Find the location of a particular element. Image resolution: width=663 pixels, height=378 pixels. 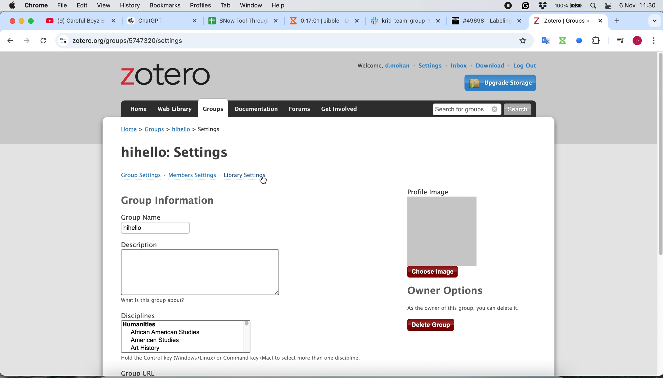

forums is located at coordinates (298, 109).